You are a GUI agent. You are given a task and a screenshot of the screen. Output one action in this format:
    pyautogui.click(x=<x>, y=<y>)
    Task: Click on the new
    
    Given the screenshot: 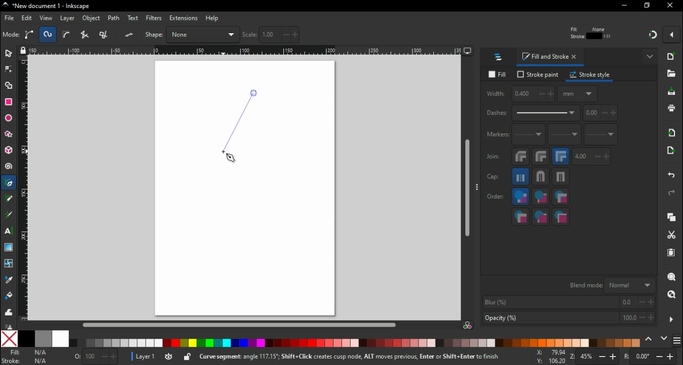 What is the action you would take?
    pyautogui.click(x=674, y=59)
    